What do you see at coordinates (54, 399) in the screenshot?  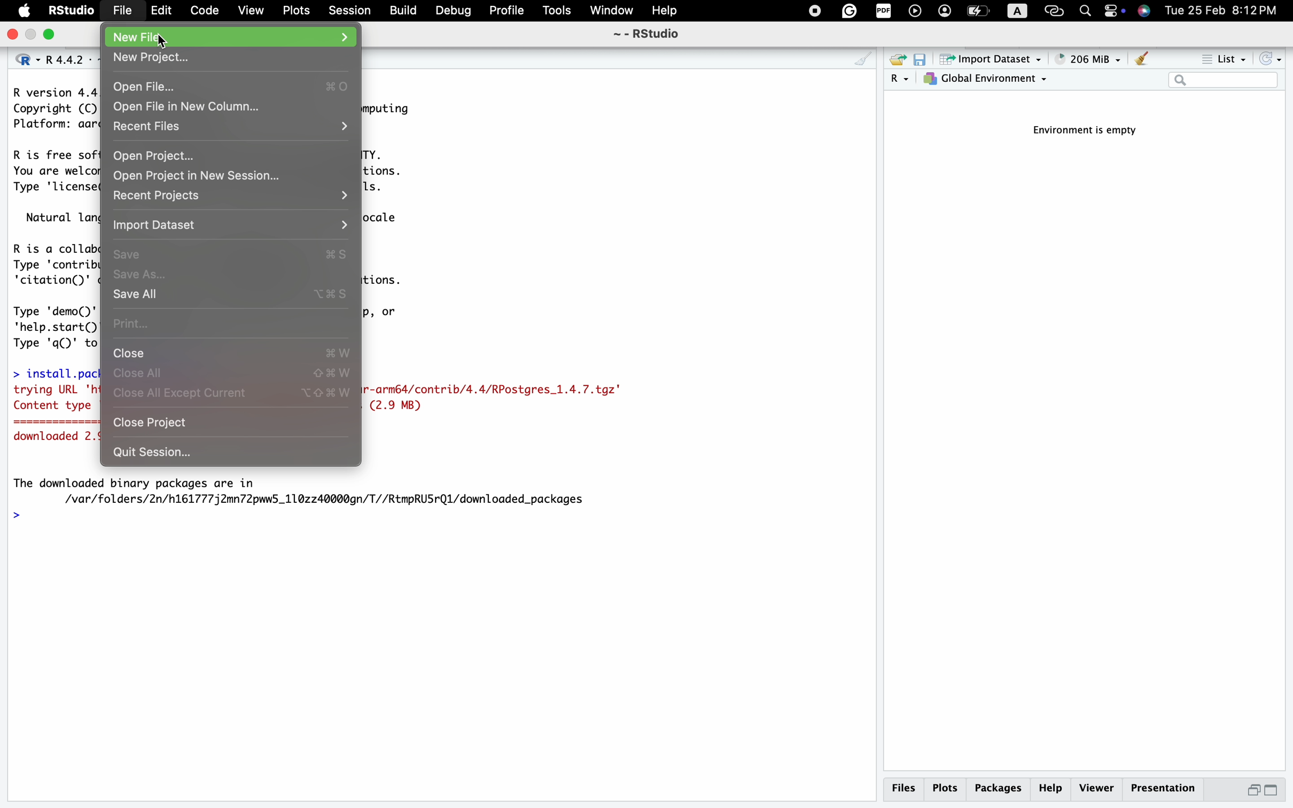 I see `trying URL "https://cran.rstudio.com/bin/macosx/big-sur-armé4/contrib/4.4/RPostgres_1.4.7.tgz"
Content type 'application/x-gzip' length 3001229 bytes (2.9 MB)` at bounding box center [54, 399].